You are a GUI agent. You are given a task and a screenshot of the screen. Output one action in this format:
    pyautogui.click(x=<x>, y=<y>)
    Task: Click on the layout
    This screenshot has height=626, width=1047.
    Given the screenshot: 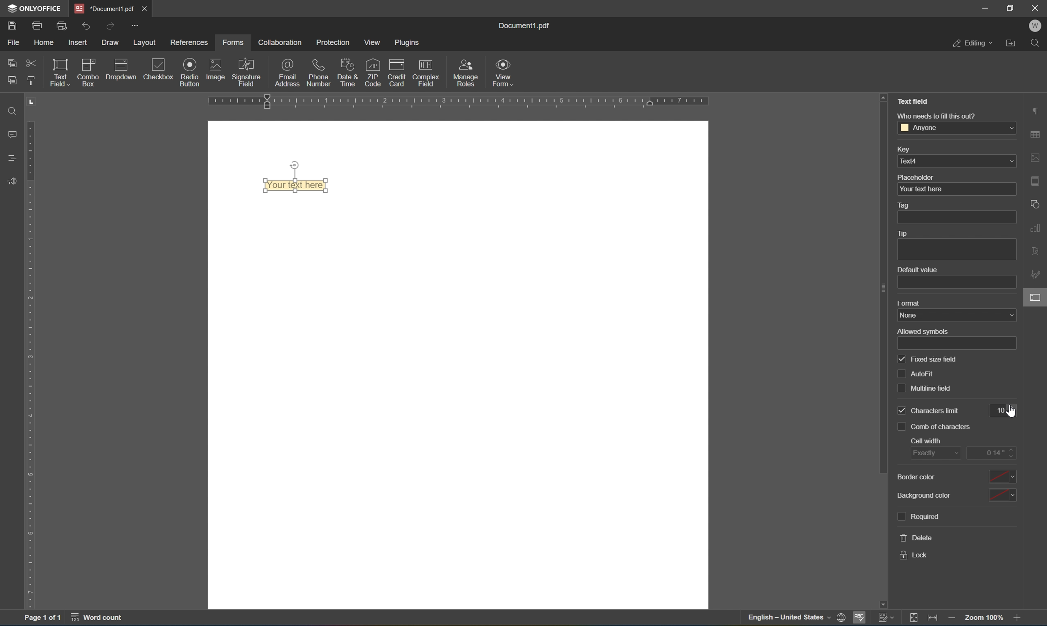 What is the action you would take?
    pyautogui.click(x=143, y=41)
    